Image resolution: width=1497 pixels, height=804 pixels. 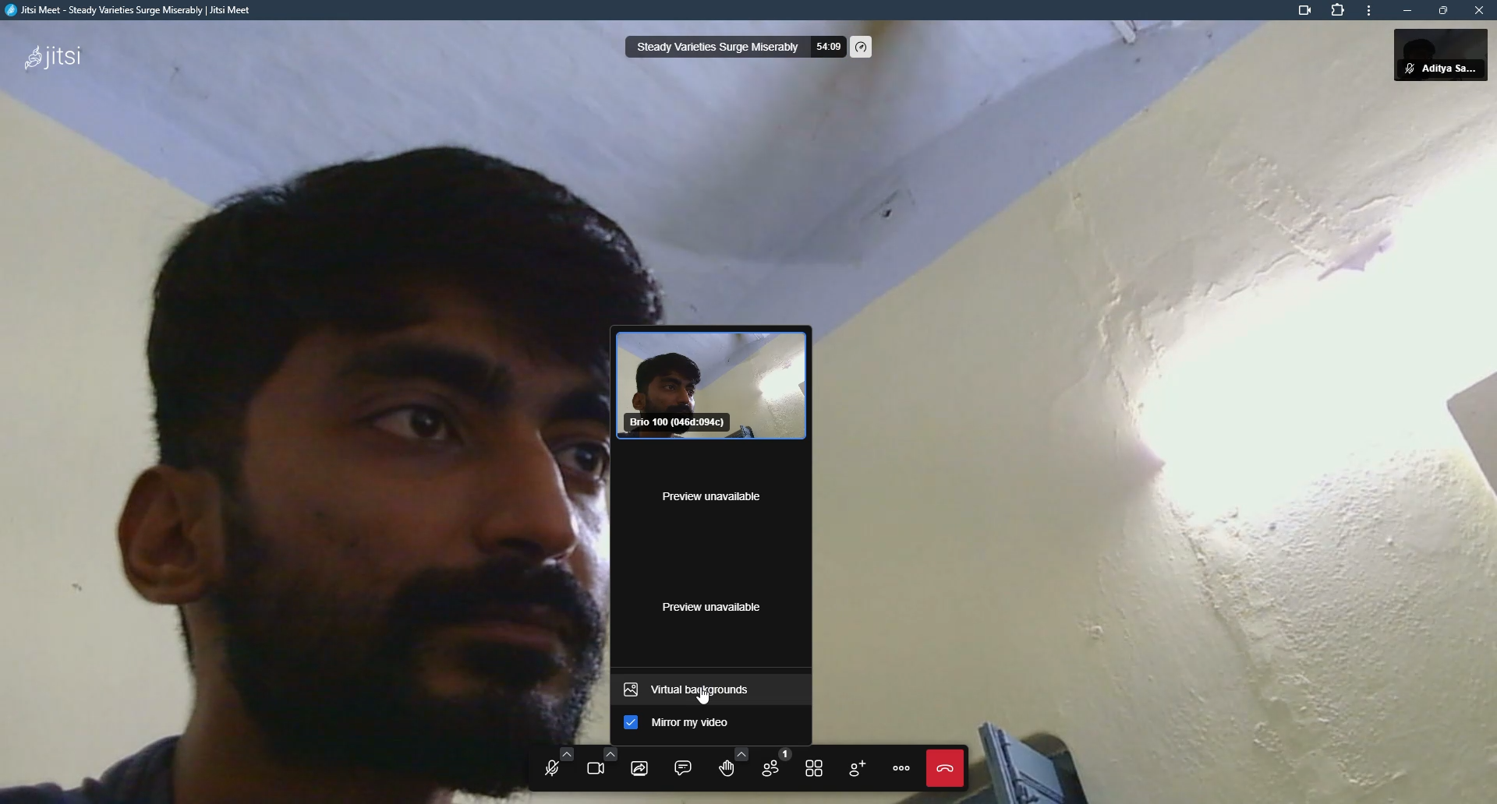 I want to click on mirror my video, so click(x=698, y=725).